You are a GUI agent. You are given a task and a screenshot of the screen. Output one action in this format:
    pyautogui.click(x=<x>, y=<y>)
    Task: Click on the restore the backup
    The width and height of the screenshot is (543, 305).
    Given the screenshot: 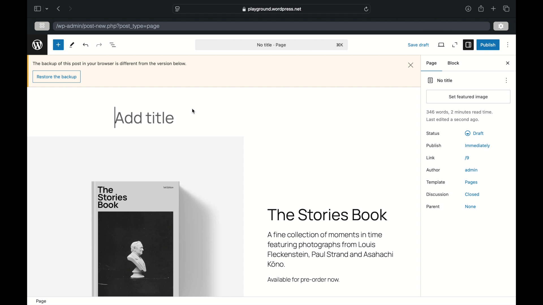 What is the action you would take?
    pyautogui.click(x=57, y=77)
    